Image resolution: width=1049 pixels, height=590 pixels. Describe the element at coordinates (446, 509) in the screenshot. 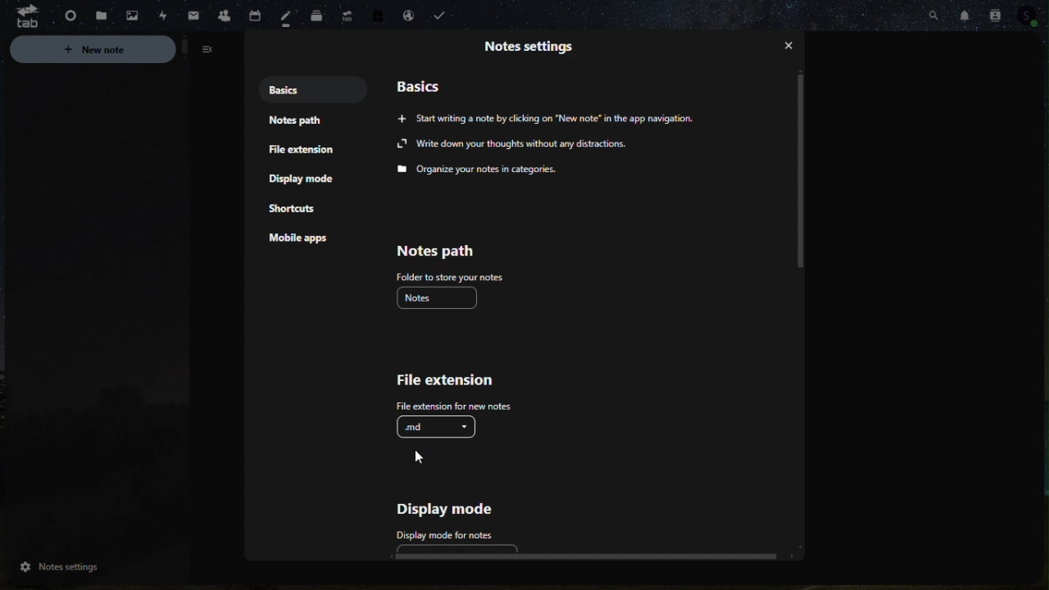

I see `Display mode` at that location.